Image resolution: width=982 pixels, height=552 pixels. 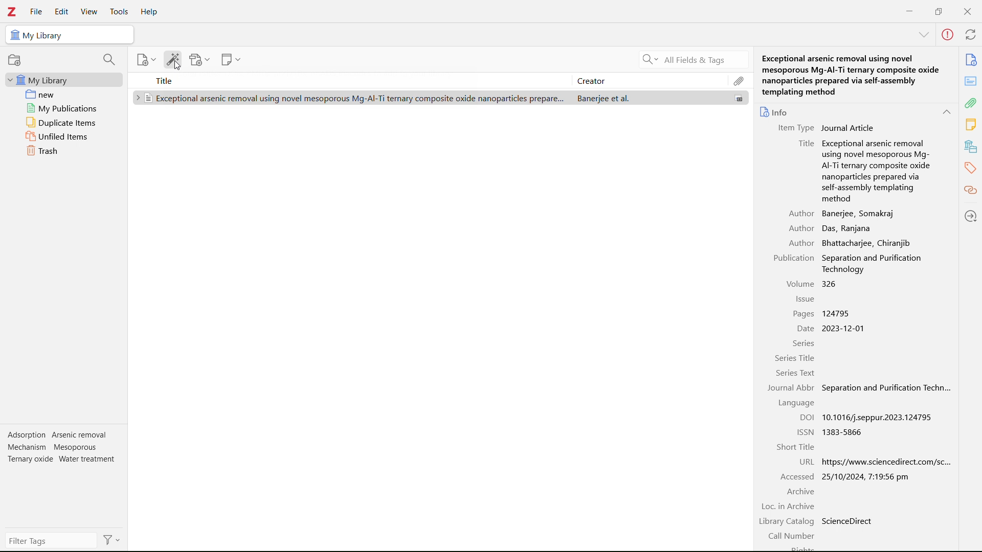 I want to click on Journal abbreviation, so click(x=791, y=388).